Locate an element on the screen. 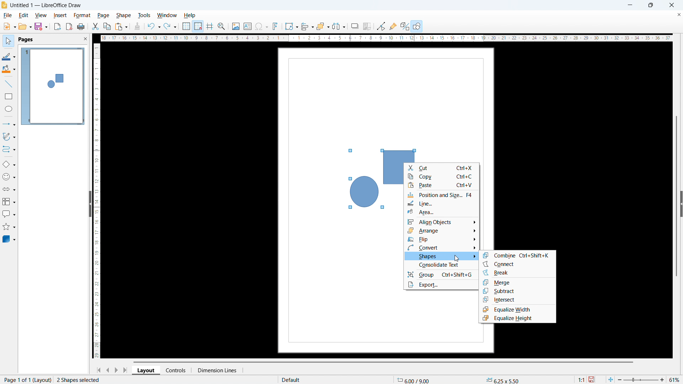 The image size is (683, 384). minimize is located at coordinates (629, 5).